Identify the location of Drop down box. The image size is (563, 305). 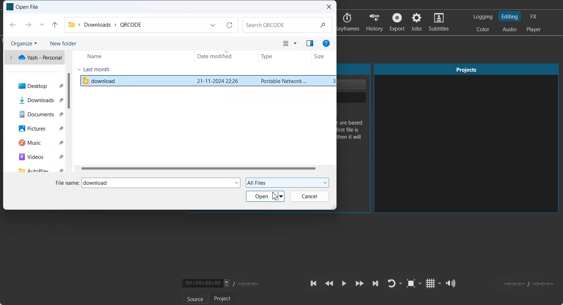
(422, 283).